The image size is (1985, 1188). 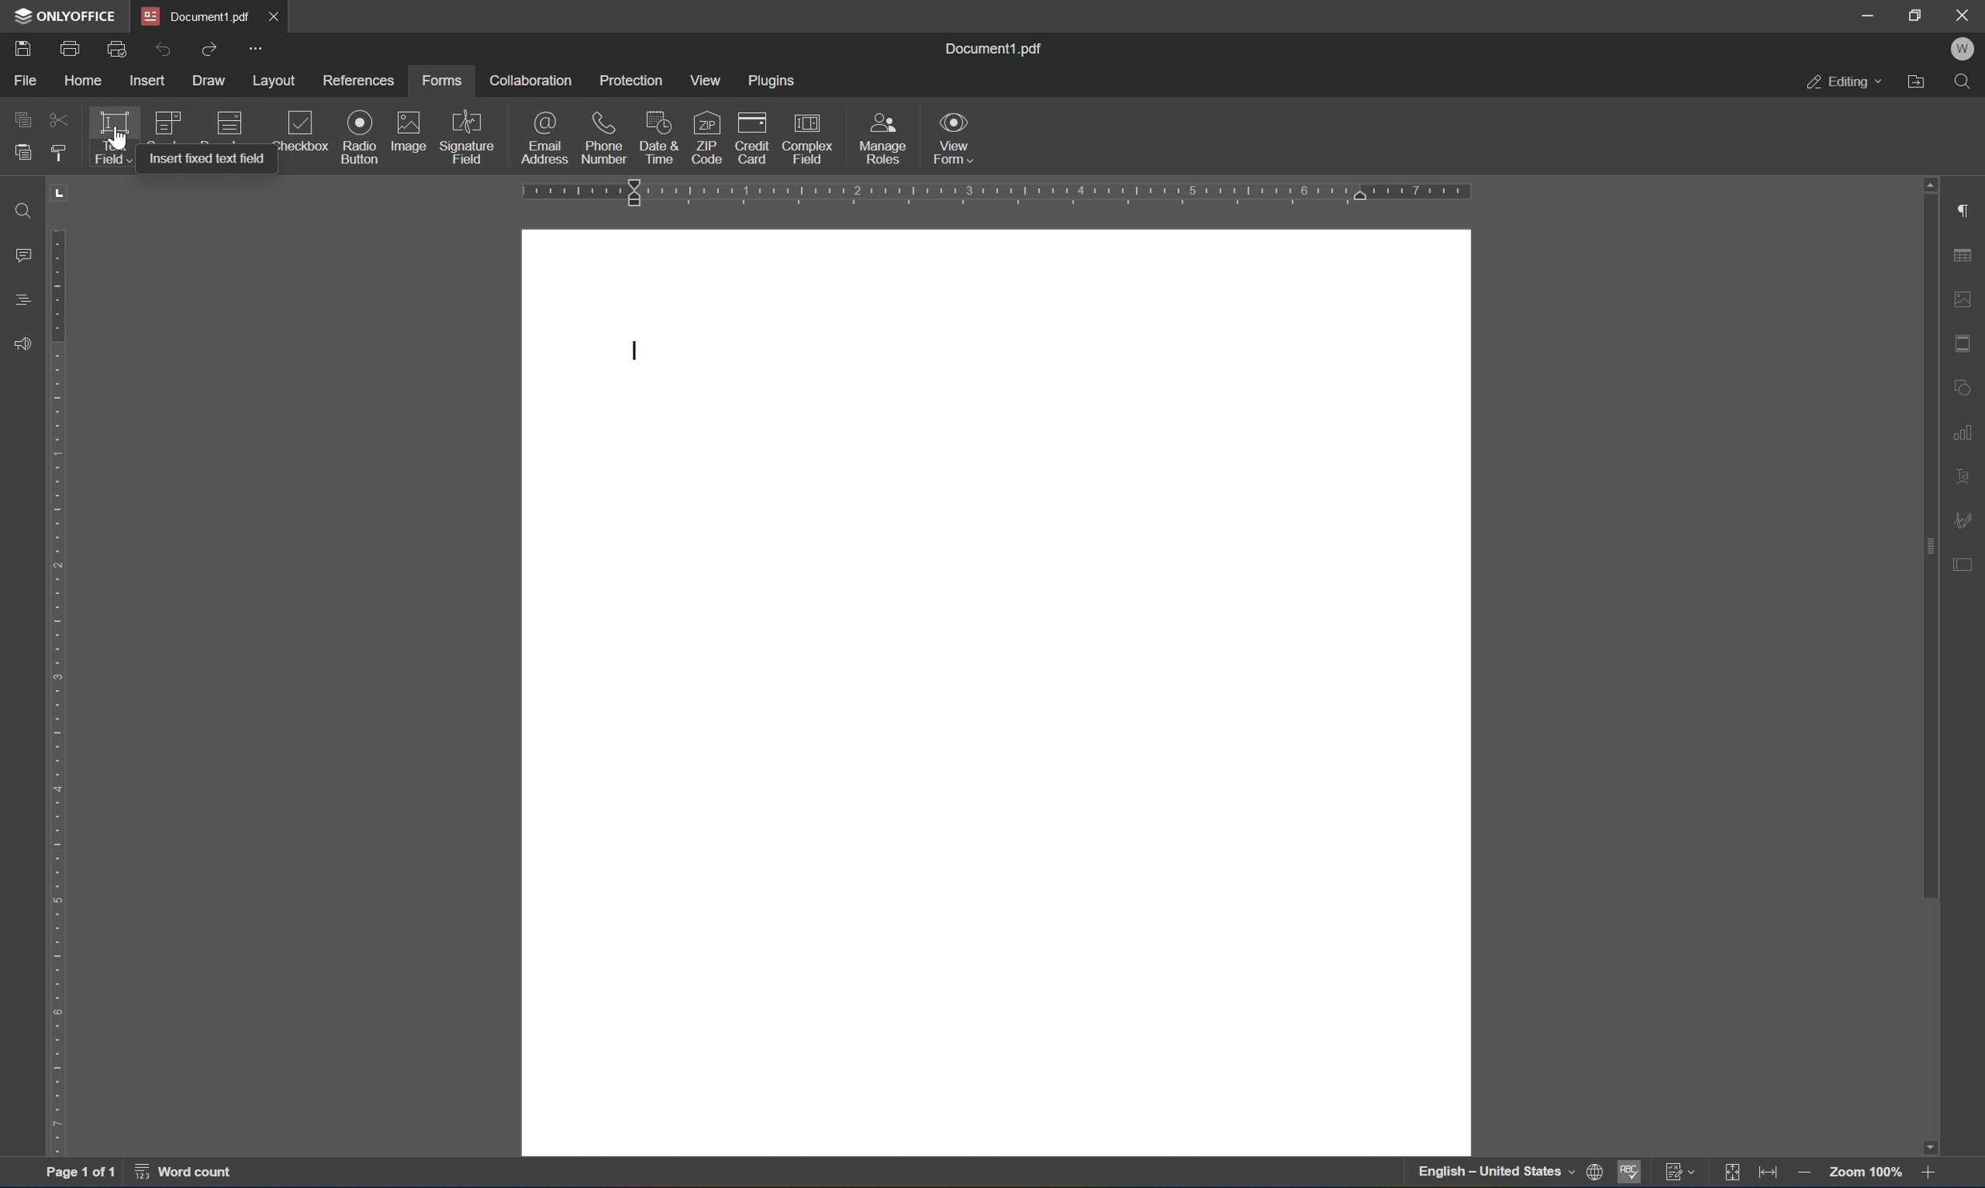 What do you see at coordinates (546, 137) in the screenshot?
I see `email address` at bounding box center [546, 137].